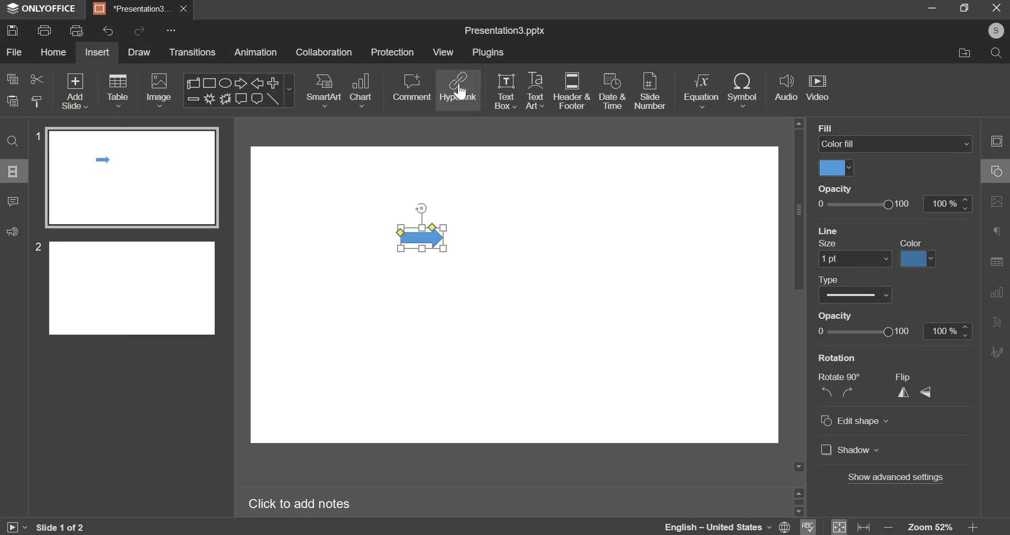 The width and height of the screenshot is (1010, 535). I want to click on slide 1 preview, so click(131, 178).